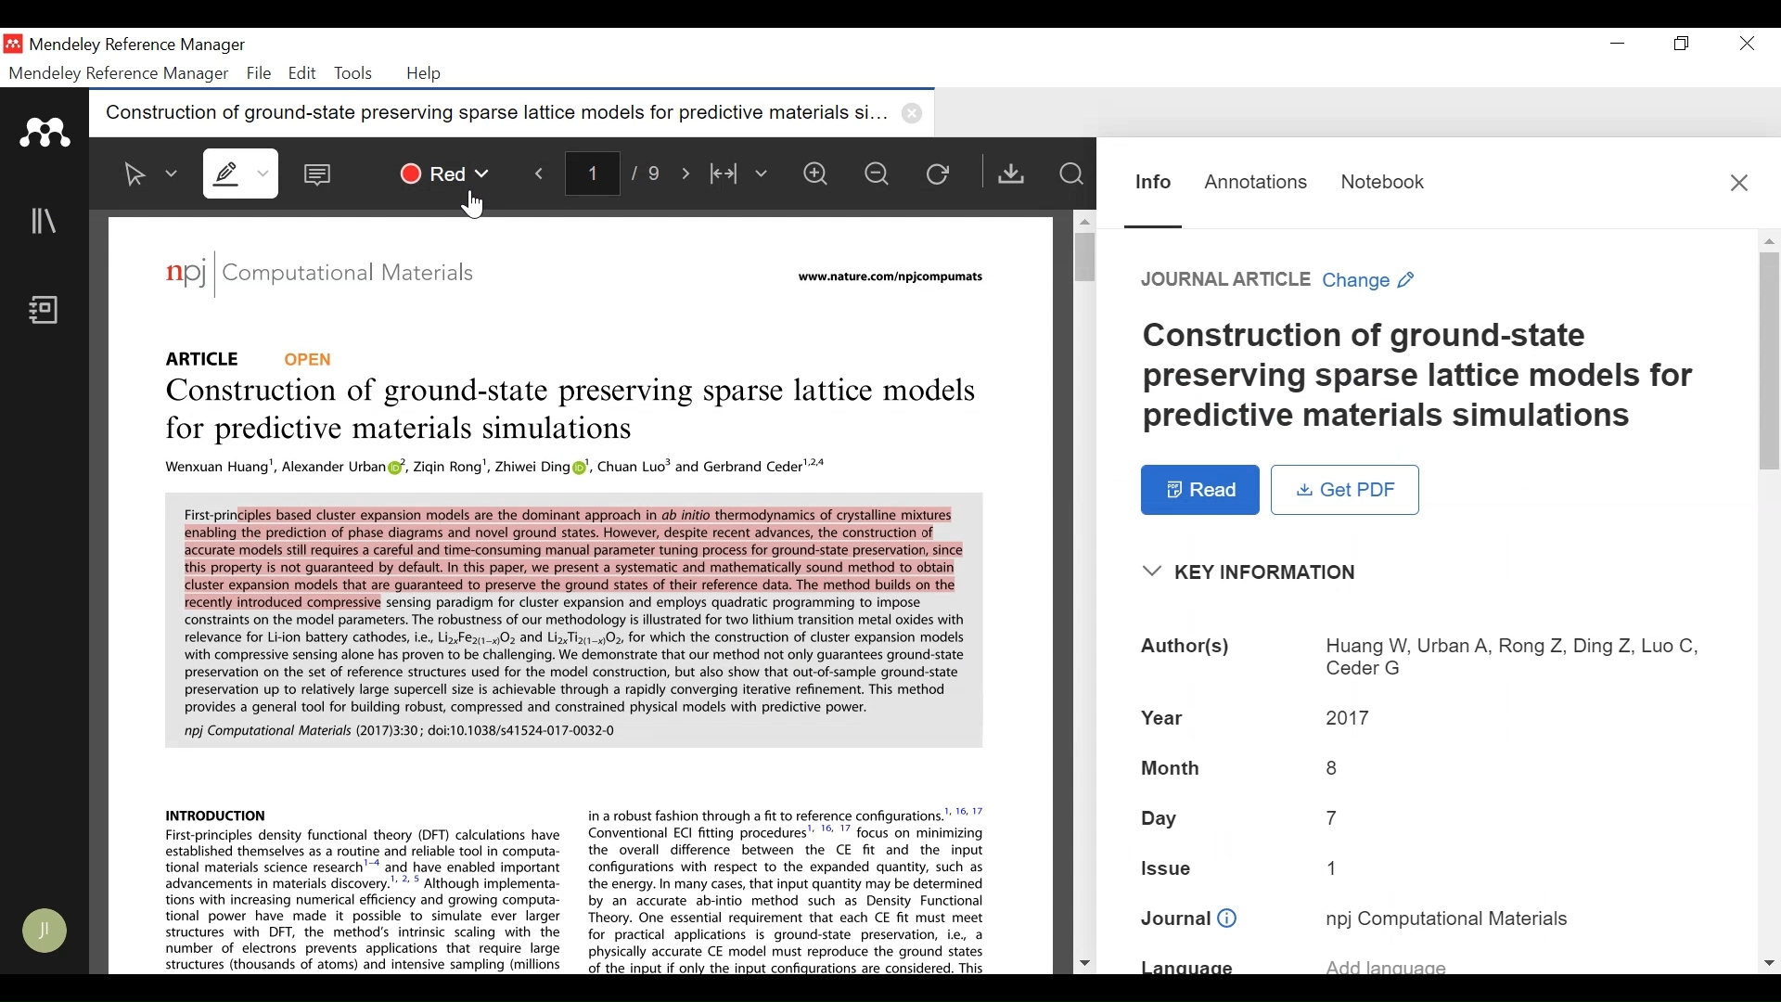 This screenshot has height=1002, width=1781. I want to click on close, so click(913, 114).